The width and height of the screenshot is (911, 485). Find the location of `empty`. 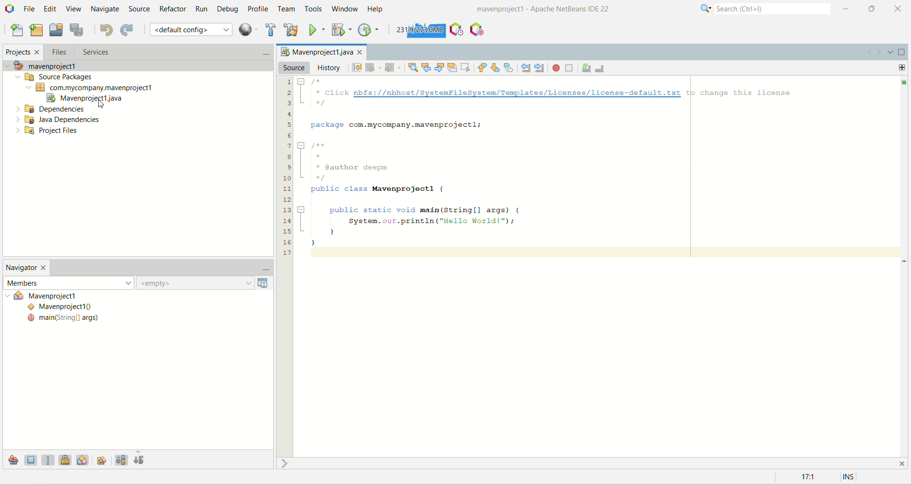

empty is located at coordinates (205, 283).